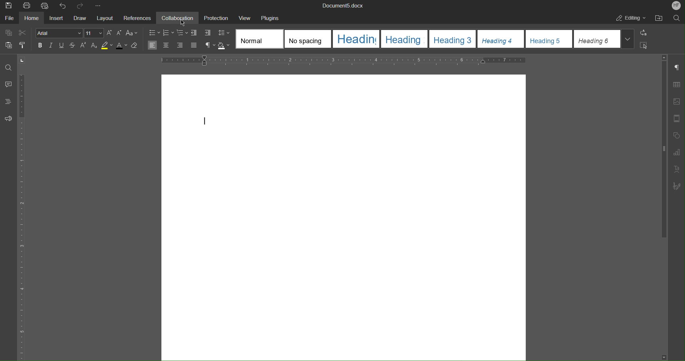  What do you see at coordinates (107, 48) in the screenshot?
I see `Highlight` at bounding box center [107, 48].